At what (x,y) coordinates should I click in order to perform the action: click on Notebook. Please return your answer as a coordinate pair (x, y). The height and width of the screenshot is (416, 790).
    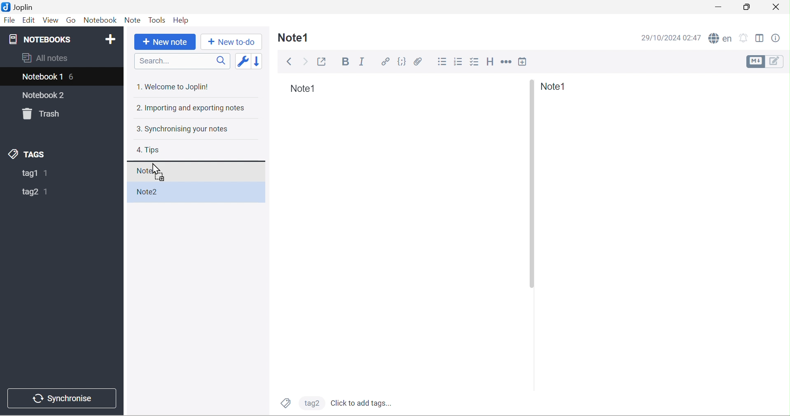
    Looking at the image, I should click on (100, 20).